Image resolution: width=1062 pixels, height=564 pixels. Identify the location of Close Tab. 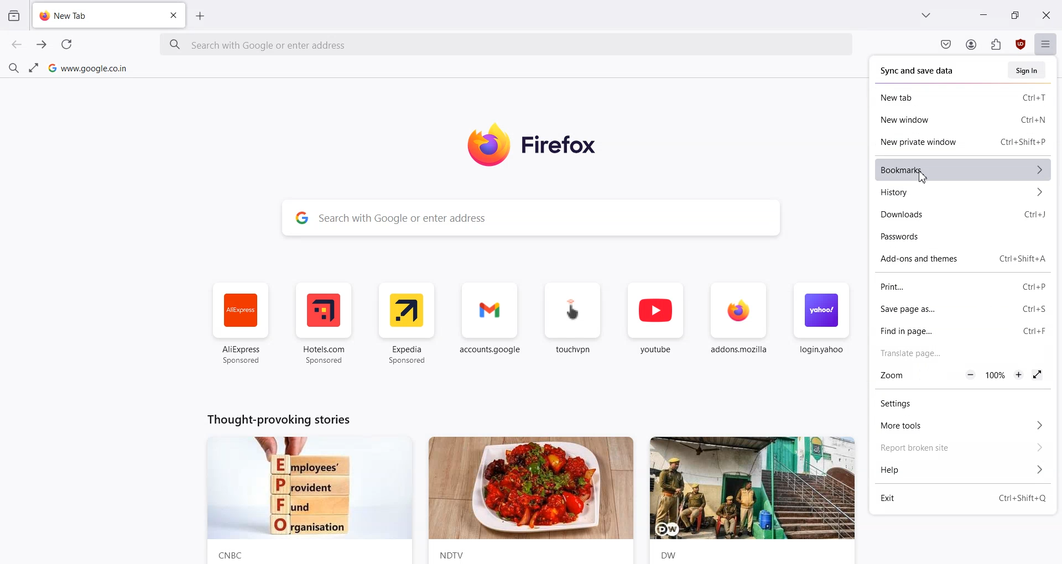
(174, 15).